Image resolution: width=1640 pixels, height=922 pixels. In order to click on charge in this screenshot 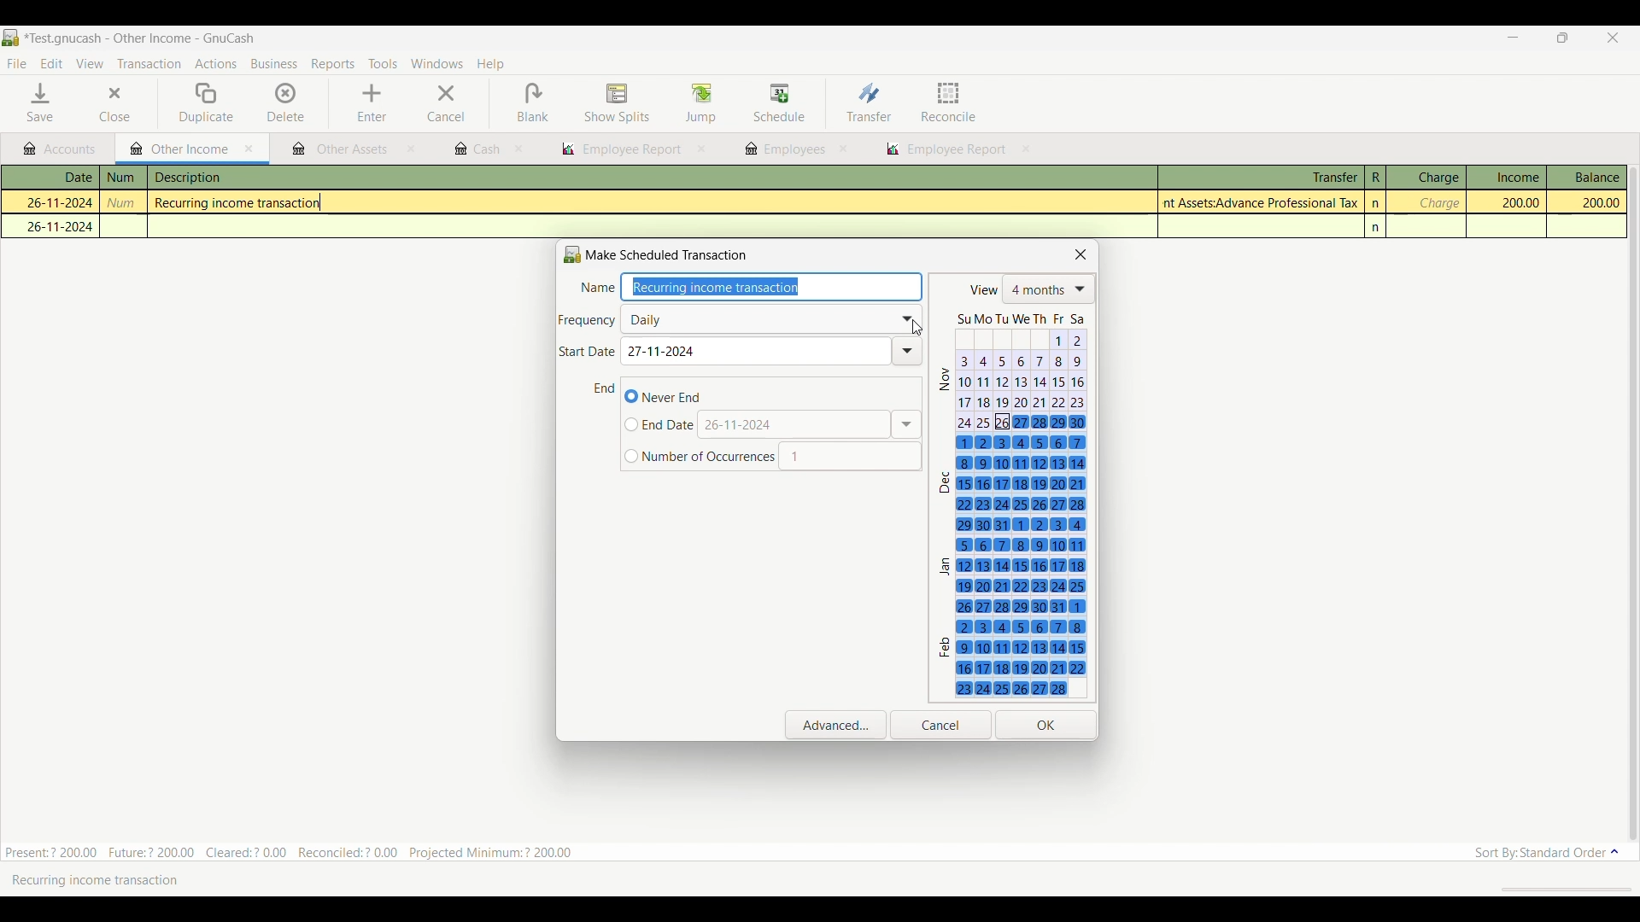, I will do `click(1438, 203)`.